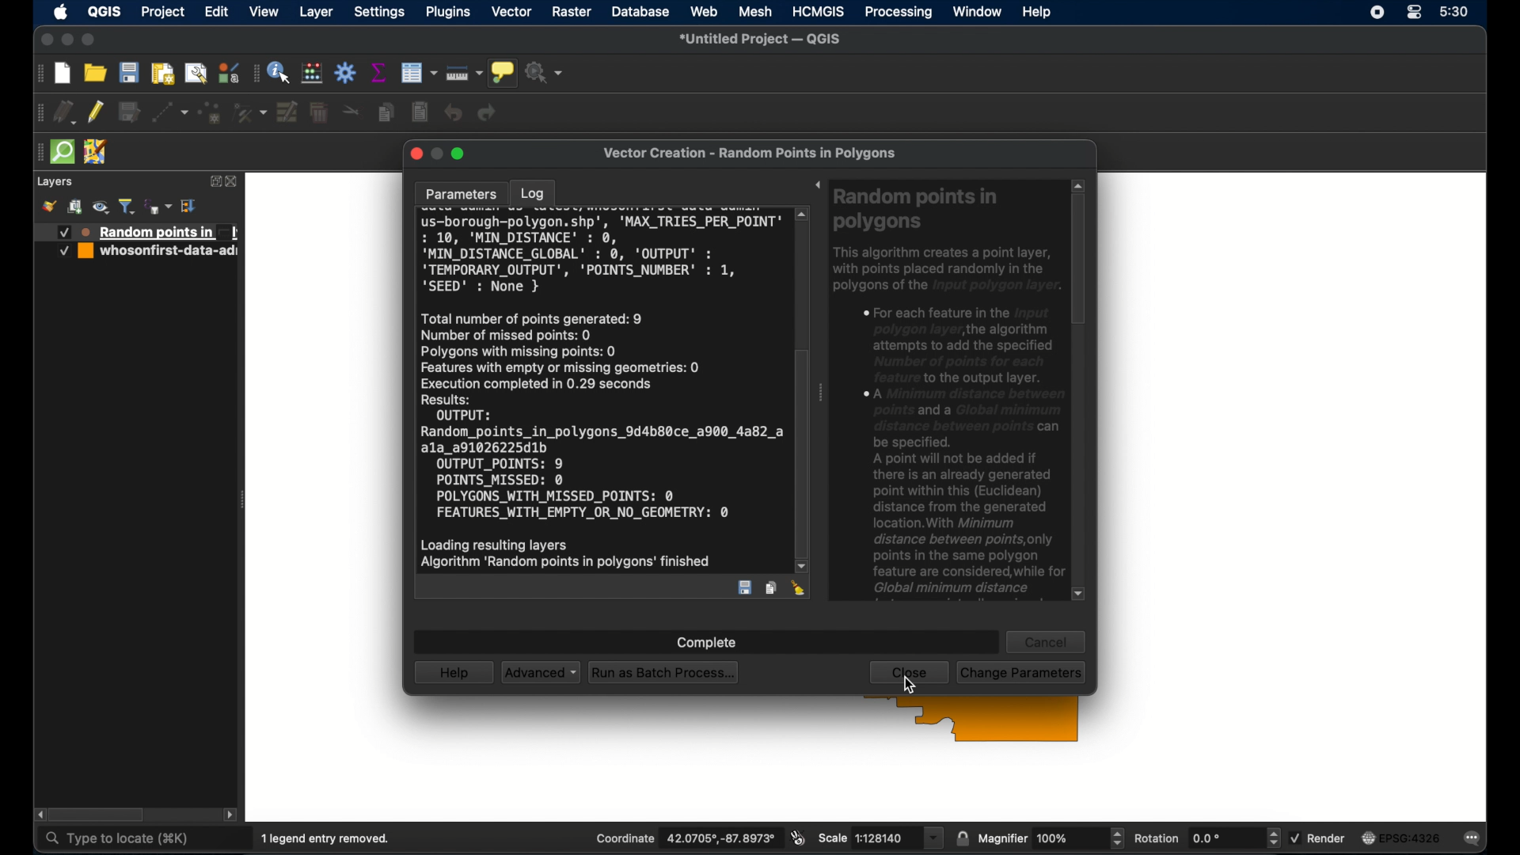 This screenshot has width=1520, height=855. What do you see at coordinates (1078, 593) in the screenshot?
I see `scroll down arrow` at bounding box center [1078, 593].